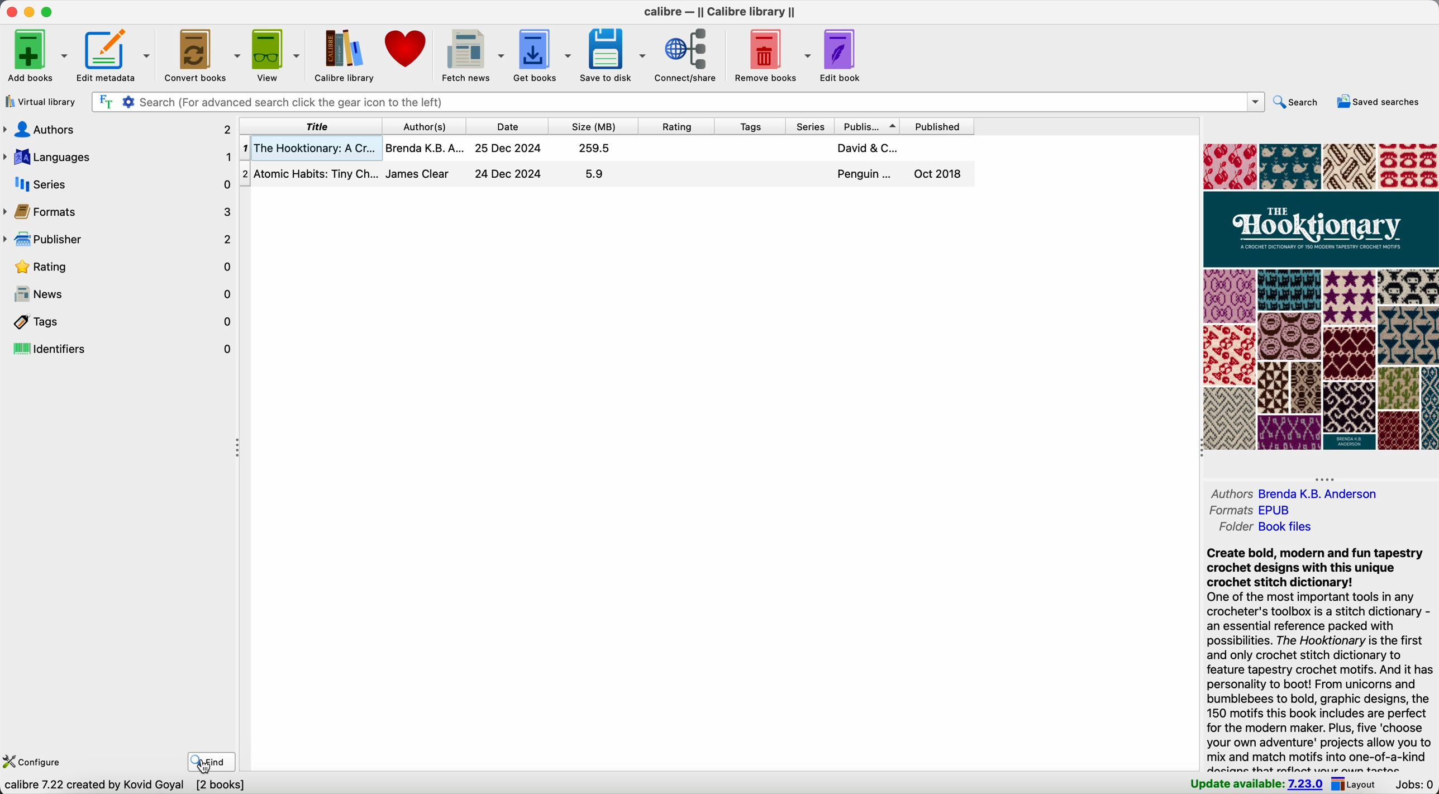 Image resolution: width=1439 pixels, height=794 pixels. Describe the element at coordinates (613, 55) in the screenshot. I see `save to disk` at that location.